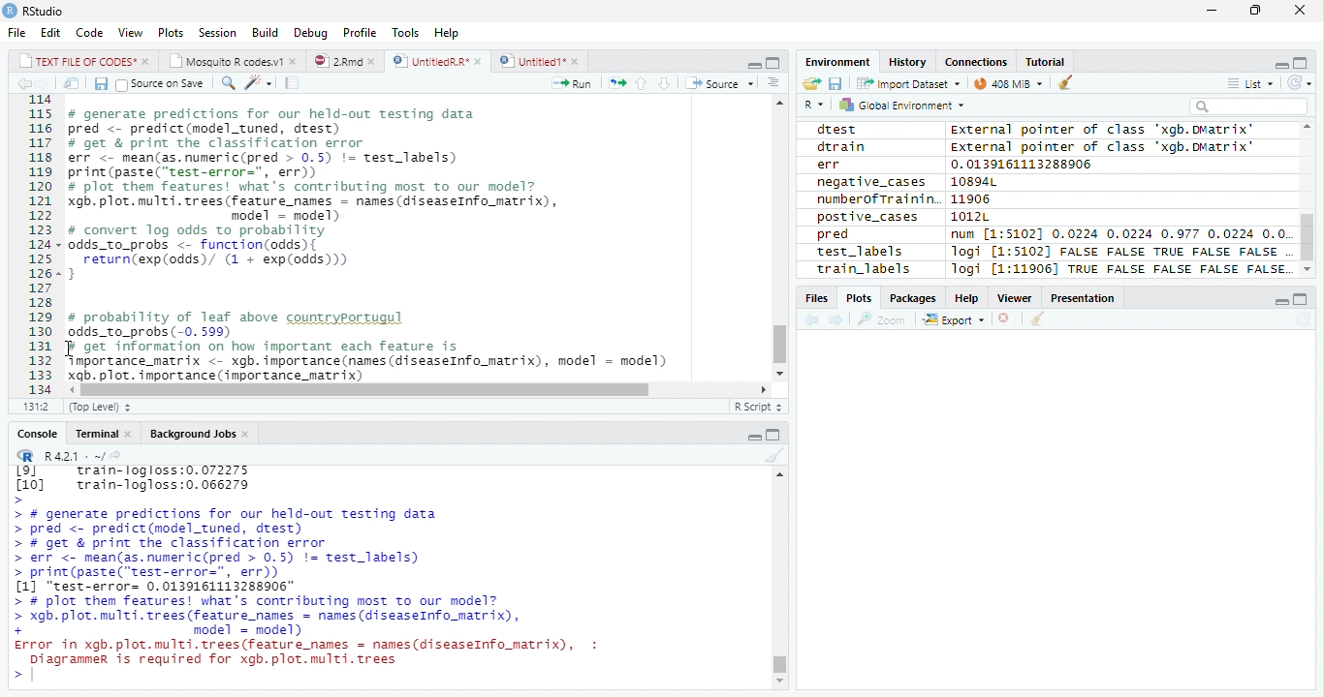 The width and height of the screenshot is (1324, 697). Describe the element at coordinates (811, 82) in the screenshot. I see `Open folder` at that location.